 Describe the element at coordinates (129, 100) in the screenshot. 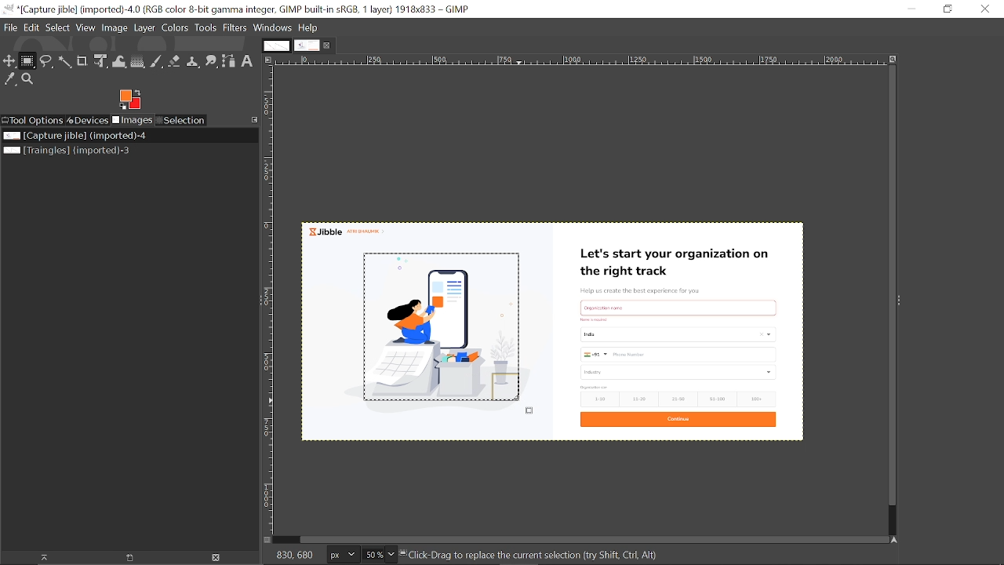

I see `The active foreground color` at that location.